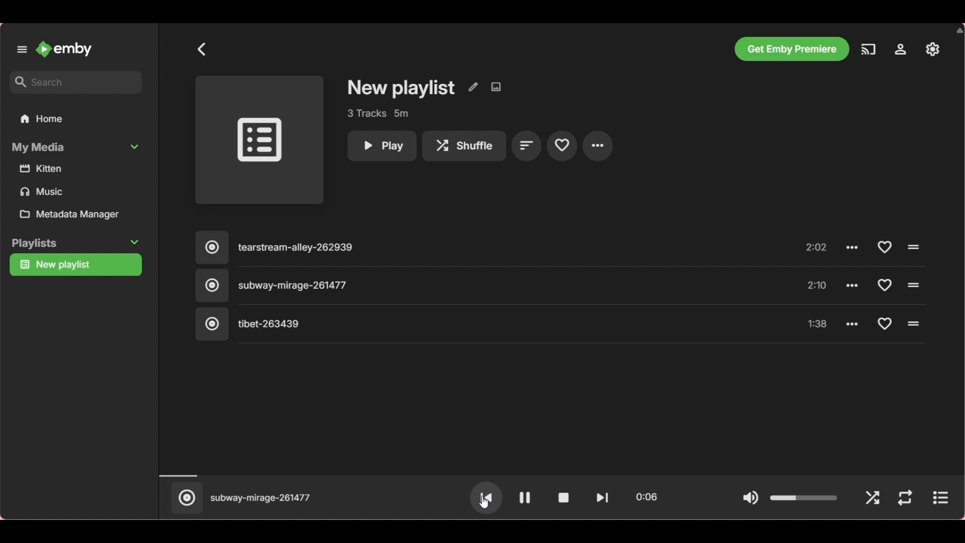  What do you see at coordinates (381, 146) in the screenshot?
I see `Play` at bounding box center [381, 146].